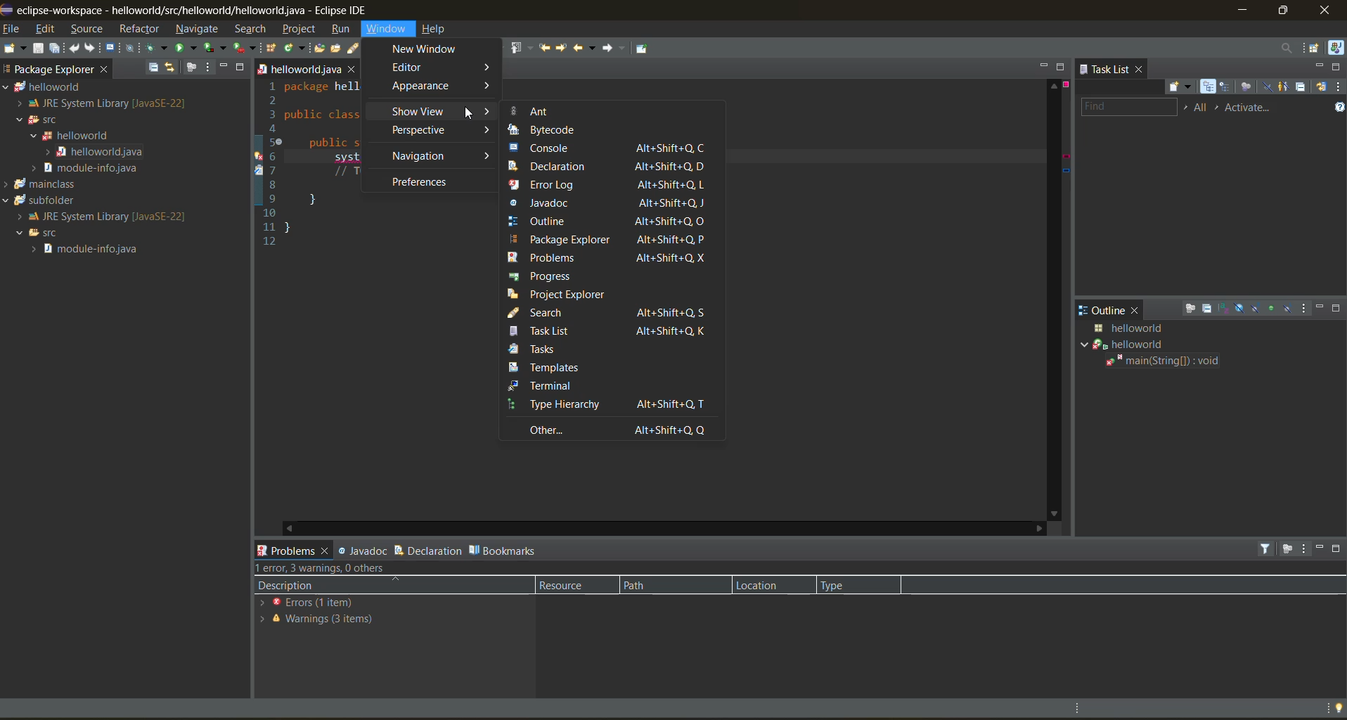 This screenshot has height=720, width=1347. Describe the element at coordinates (1137, 309) in the screenshot. I see `close` at that location.